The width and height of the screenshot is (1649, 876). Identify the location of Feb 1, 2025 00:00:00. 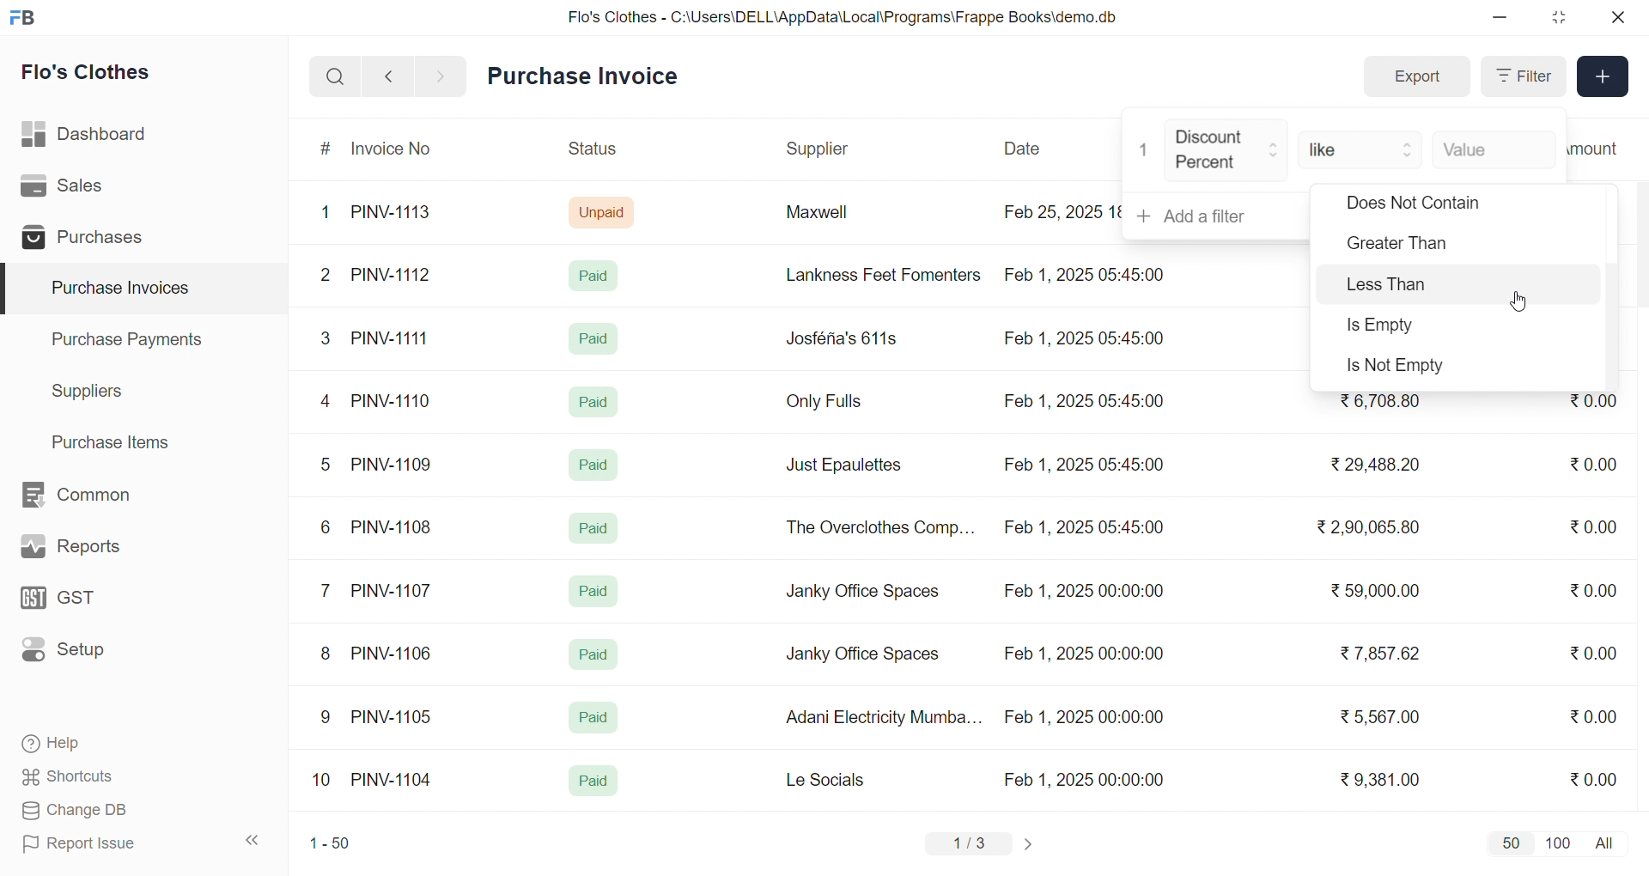
(1084, 717).